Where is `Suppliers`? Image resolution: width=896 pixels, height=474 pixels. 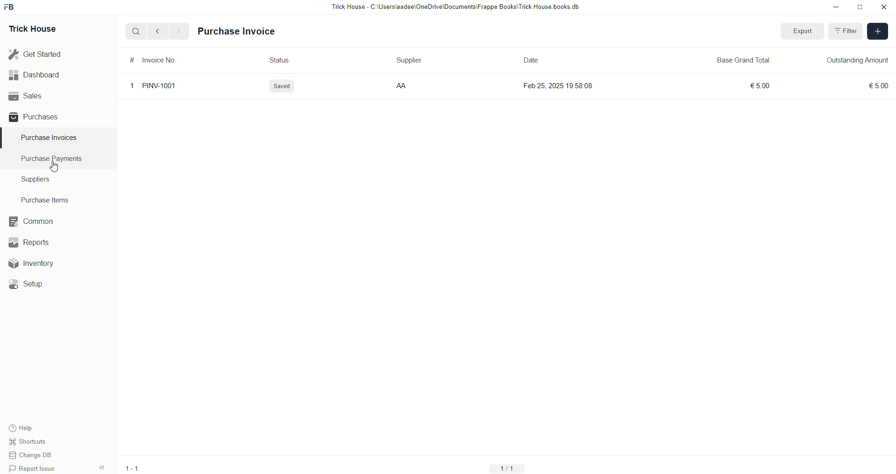 Suppliers is located at coordinates (32, 179).